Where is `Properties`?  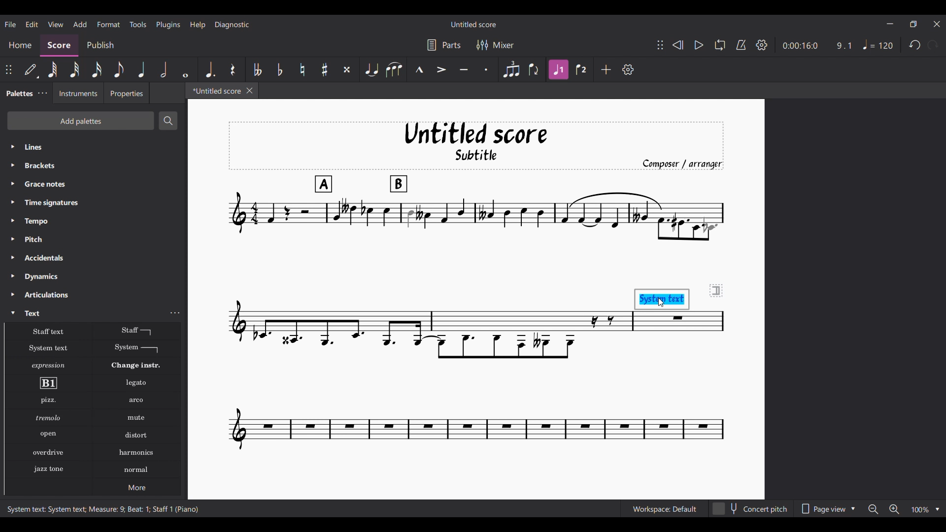
Properties is located at coordinates (127, 93).